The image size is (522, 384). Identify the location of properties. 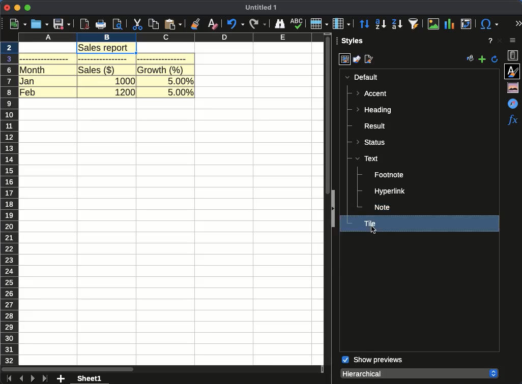
(514, 56).